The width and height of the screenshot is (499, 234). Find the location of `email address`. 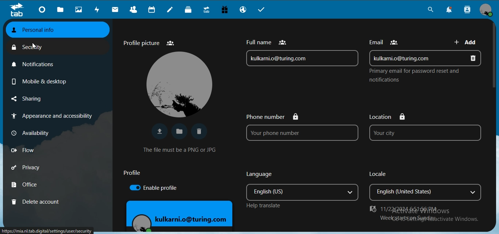

email address is located at coordinates (186, 222).